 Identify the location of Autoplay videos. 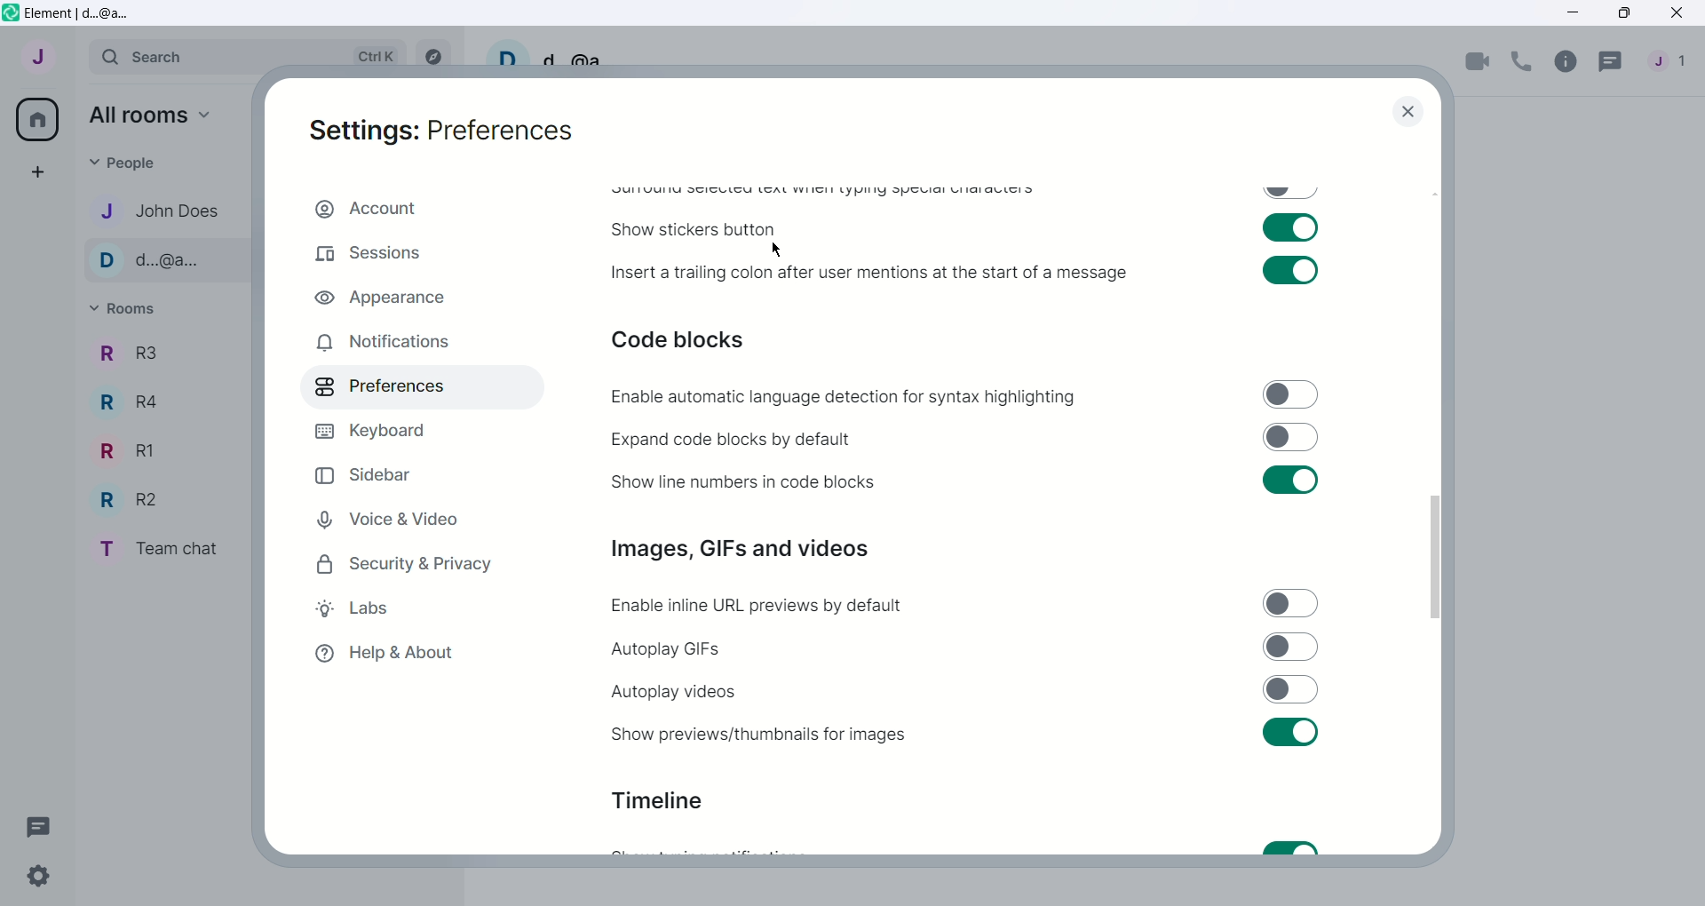
(672, 692).